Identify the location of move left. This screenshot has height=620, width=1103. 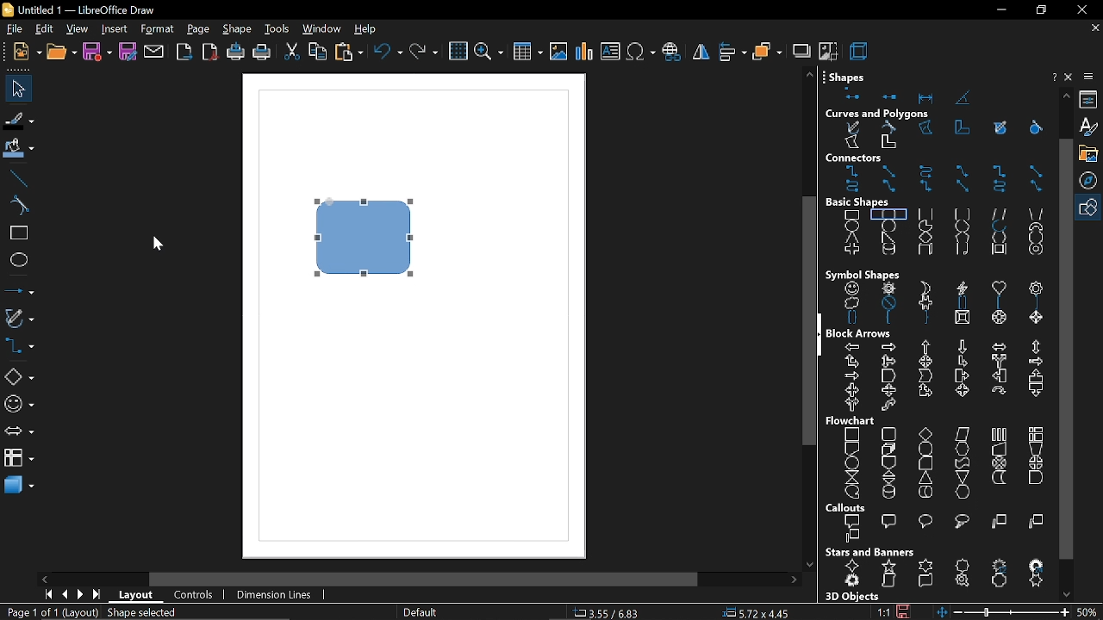
(47, 579).